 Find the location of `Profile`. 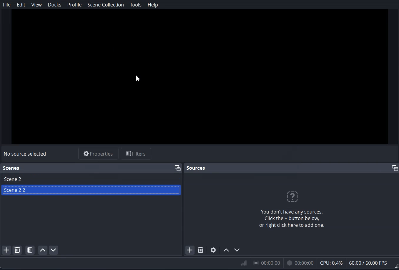

Profile is located at coordinates (75, 5).